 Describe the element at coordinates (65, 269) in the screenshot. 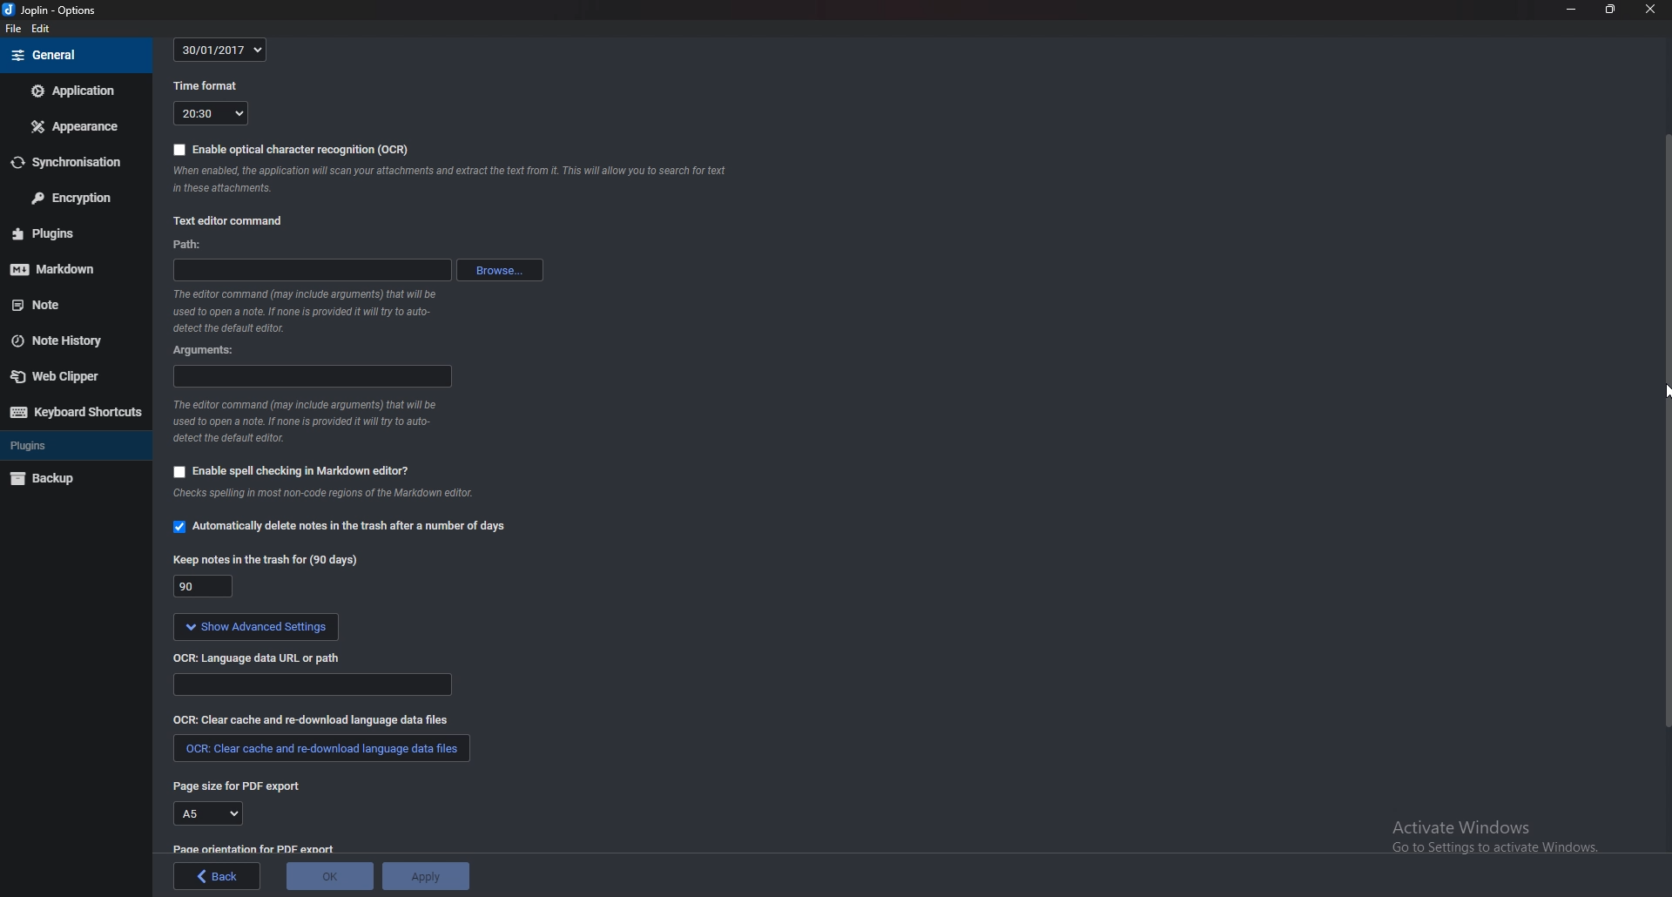

I see `Mark down` at that location.